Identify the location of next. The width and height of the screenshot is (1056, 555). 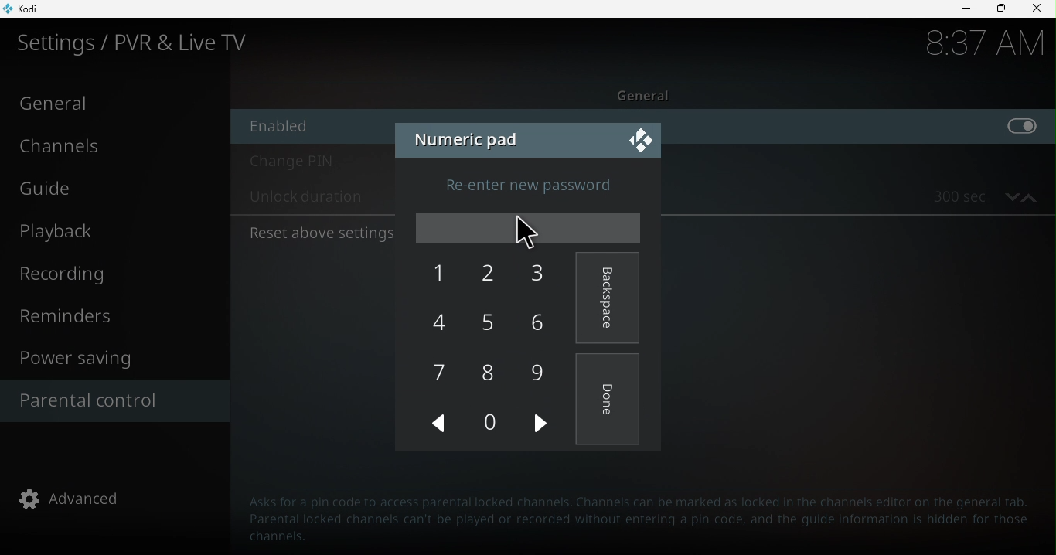
(542, 421).